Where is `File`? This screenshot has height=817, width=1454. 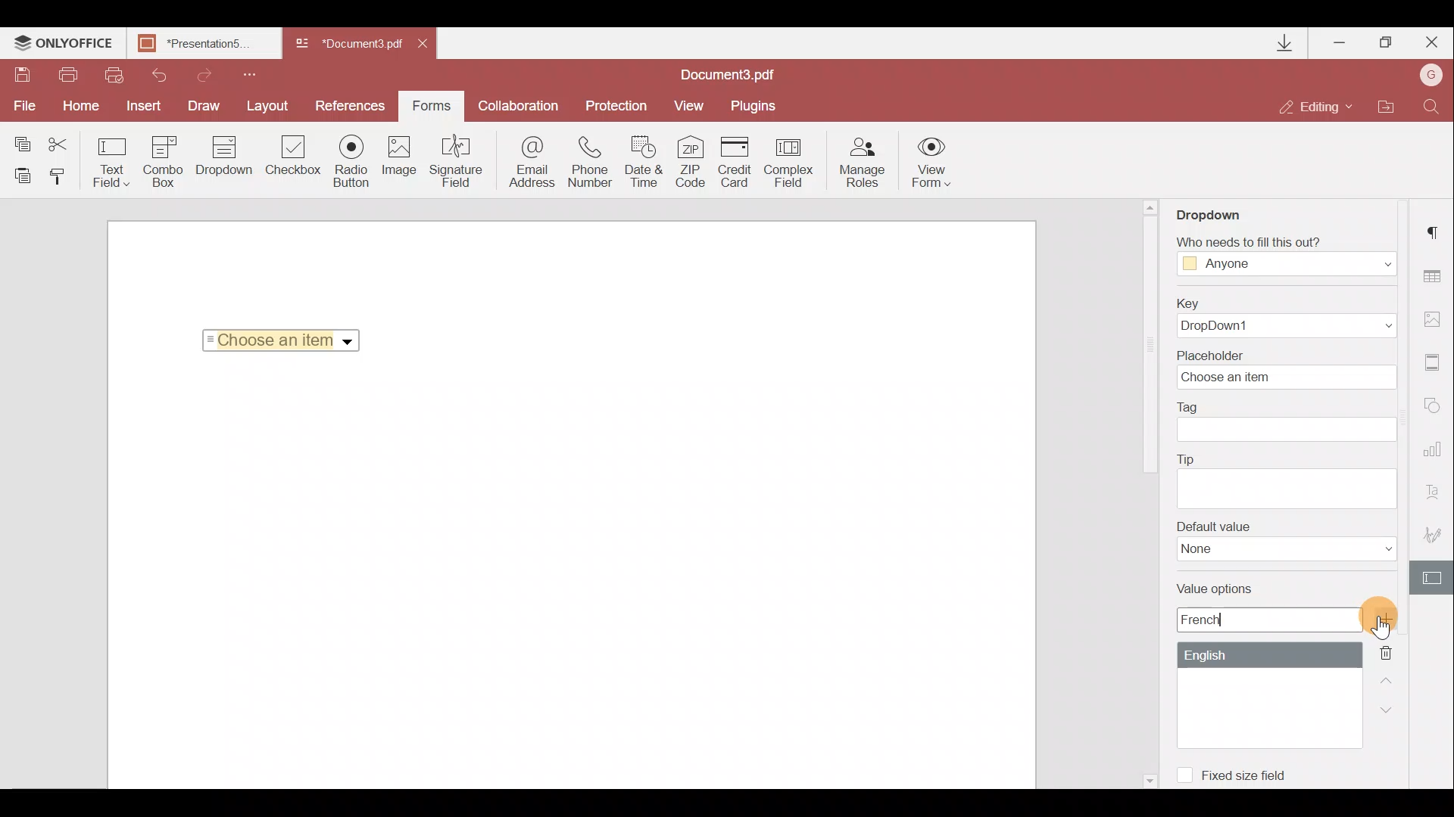
File is located at coordinates (23, 106).